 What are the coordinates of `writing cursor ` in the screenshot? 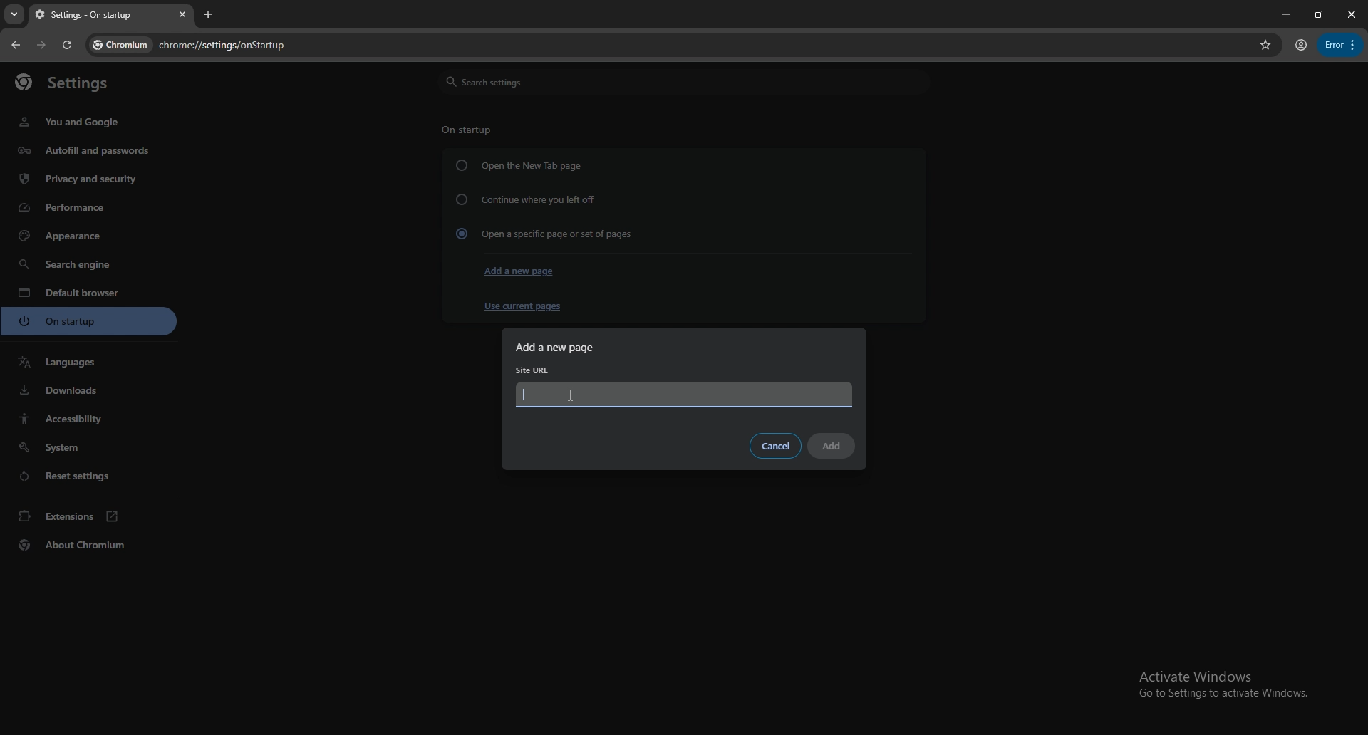 It's located at (525, 395).